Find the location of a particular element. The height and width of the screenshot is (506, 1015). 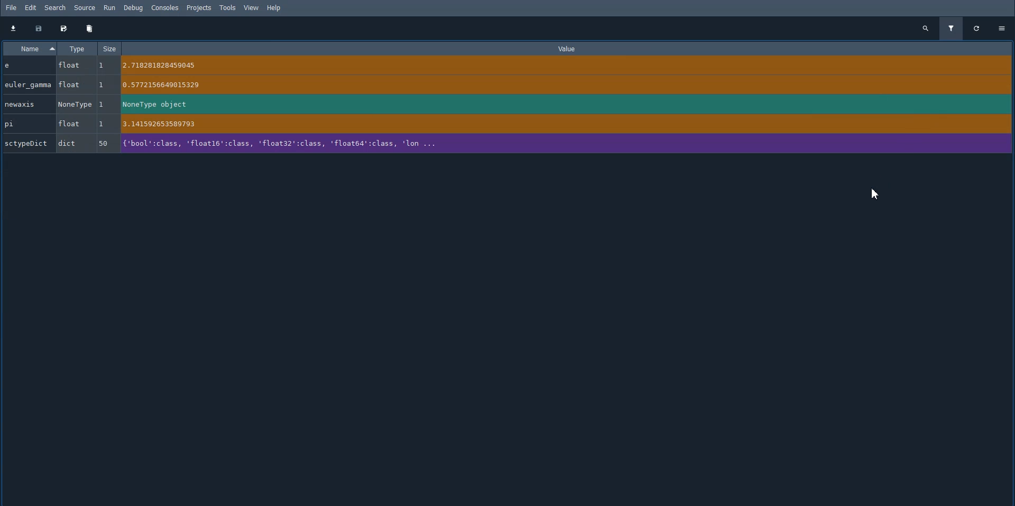

1 is located at coordinates (104, 125).